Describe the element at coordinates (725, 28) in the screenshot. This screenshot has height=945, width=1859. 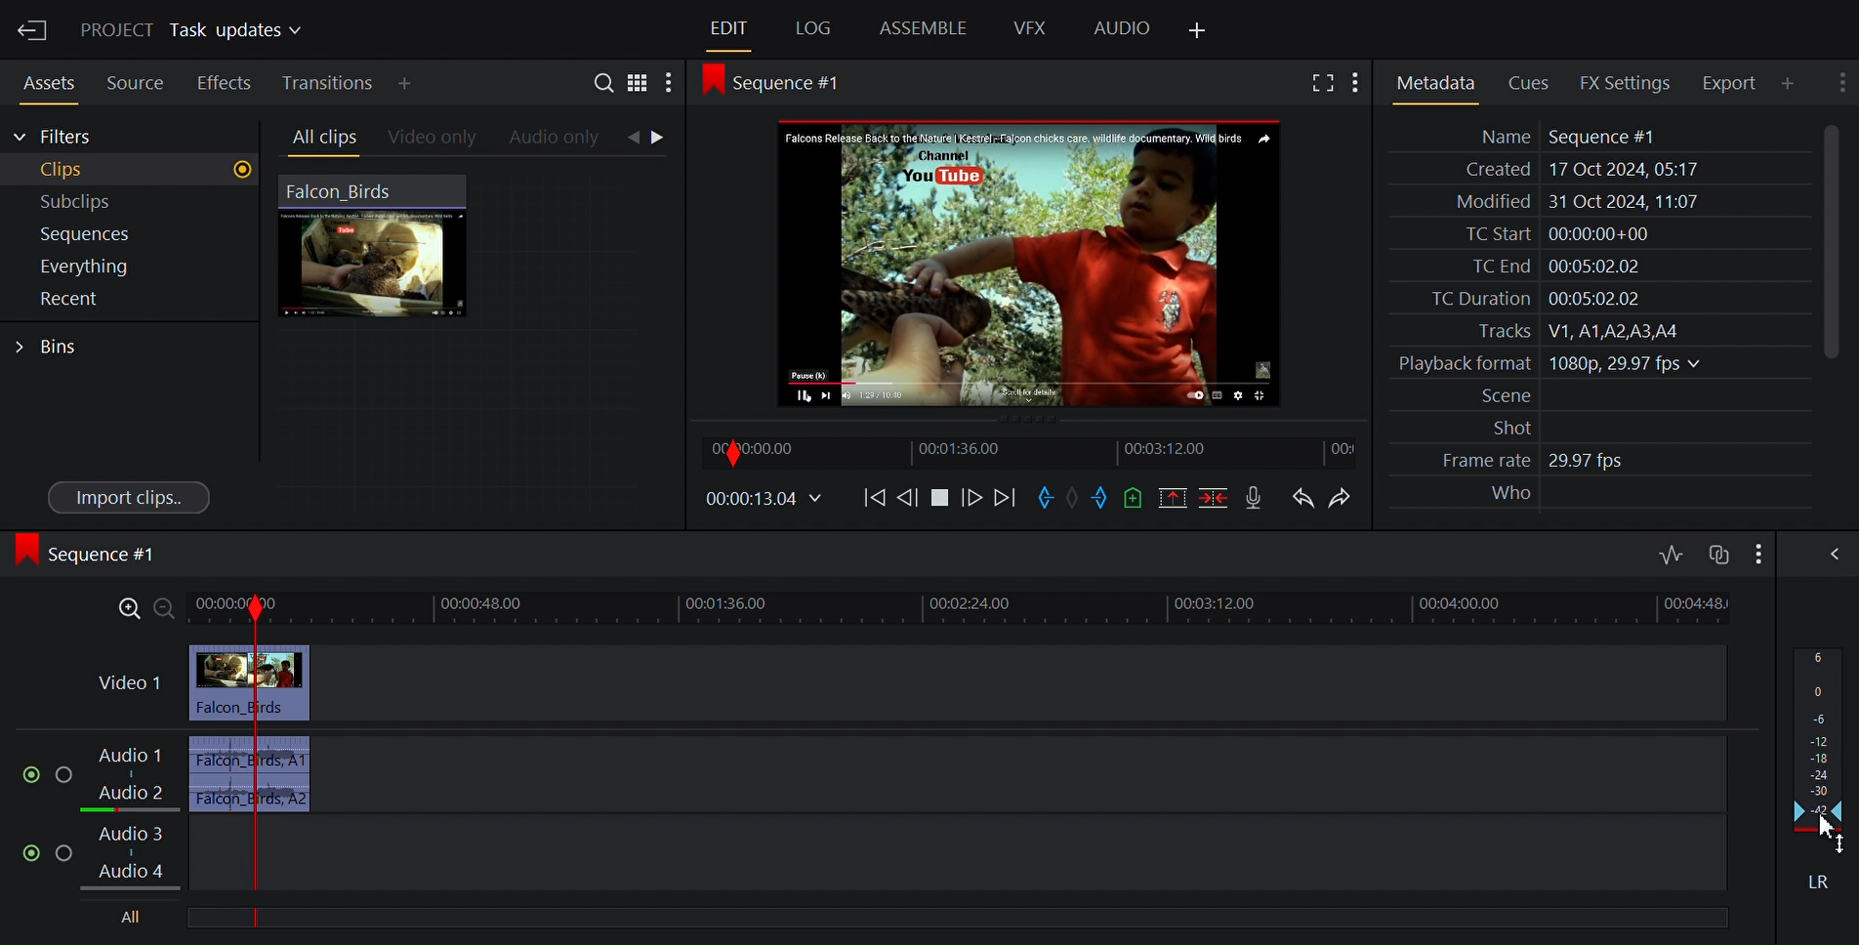
I see `Edit` at that location.